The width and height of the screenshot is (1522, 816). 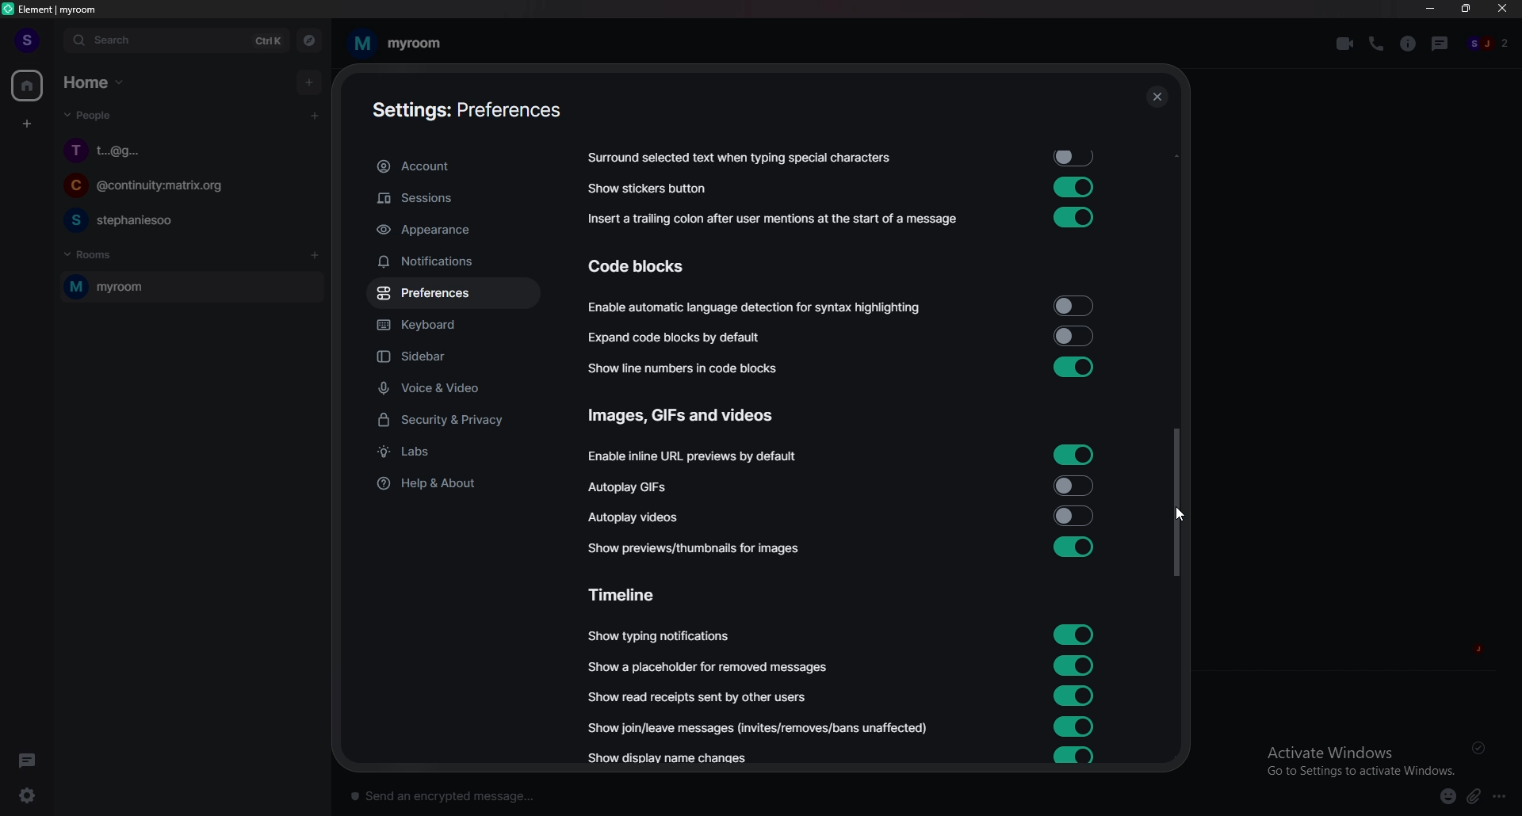 I want to click on toggle, so click(x=1072, y=307).